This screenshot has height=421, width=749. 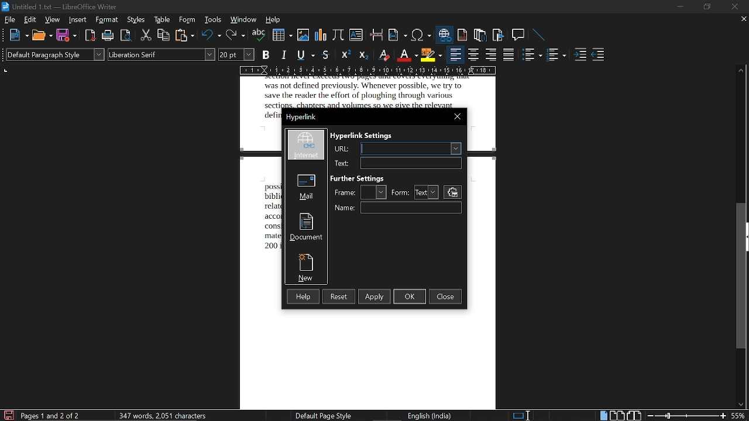 What do you see at coordinates (235, 36) in the screenshot?
I see `redo` at bounding box center [235, 36].